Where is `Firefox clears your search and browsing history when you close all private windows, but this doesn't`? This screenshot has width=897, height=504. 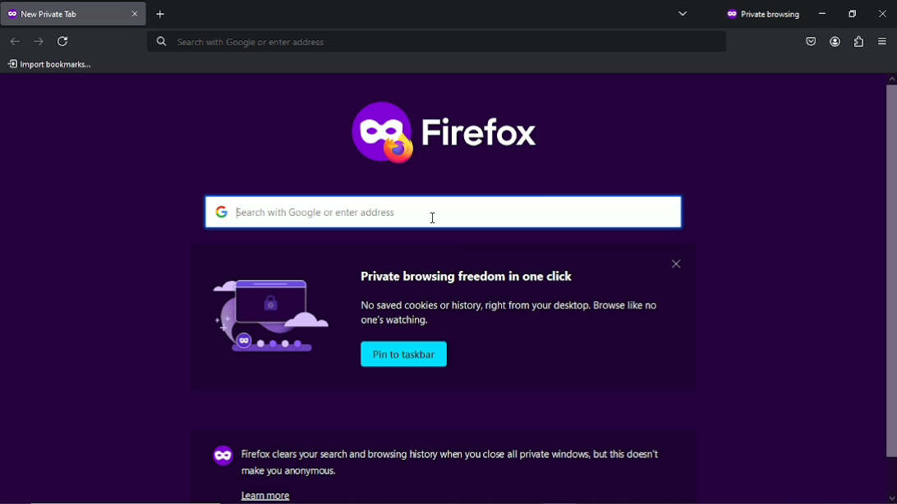 Firefox clears your search and browsing history when you close all private windows, but this doesn't is located at coordinates (451, 454).